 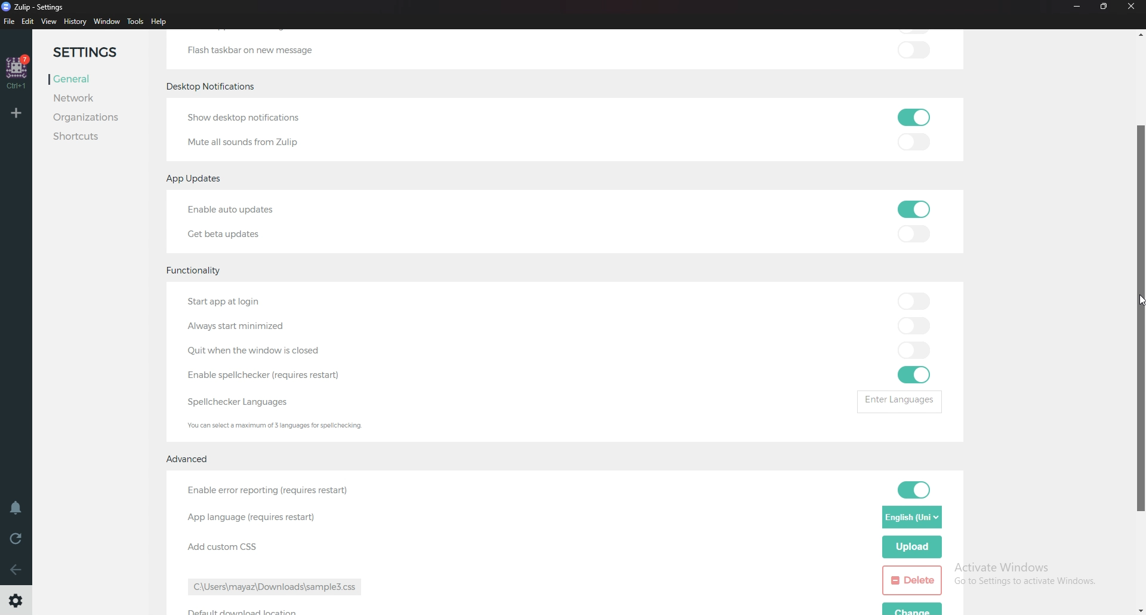 What do you see at coordinates (88, 118) in the screenshot?
I see `Organizations` at bounding box center [88, 118].